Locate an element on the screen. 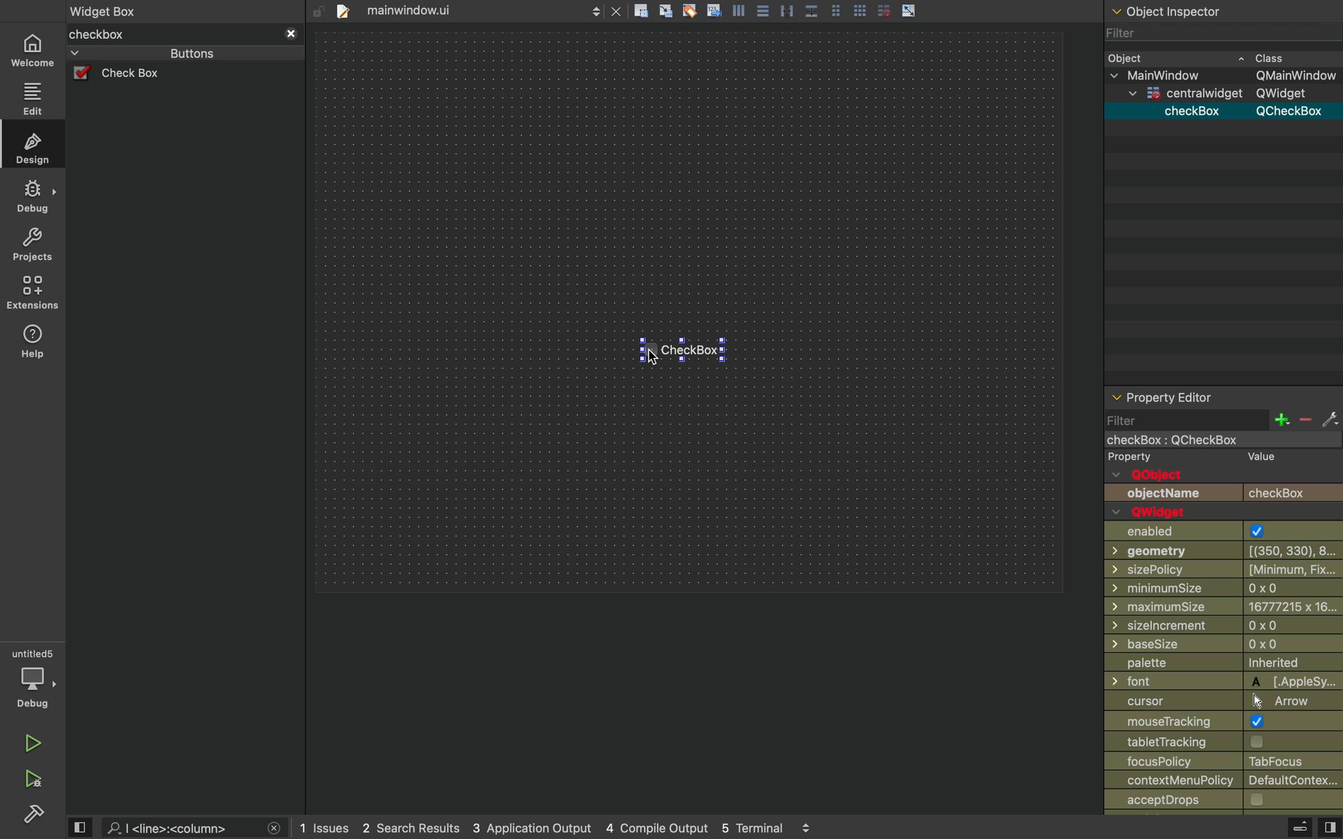  widget is located at coordinates (1217, 93).